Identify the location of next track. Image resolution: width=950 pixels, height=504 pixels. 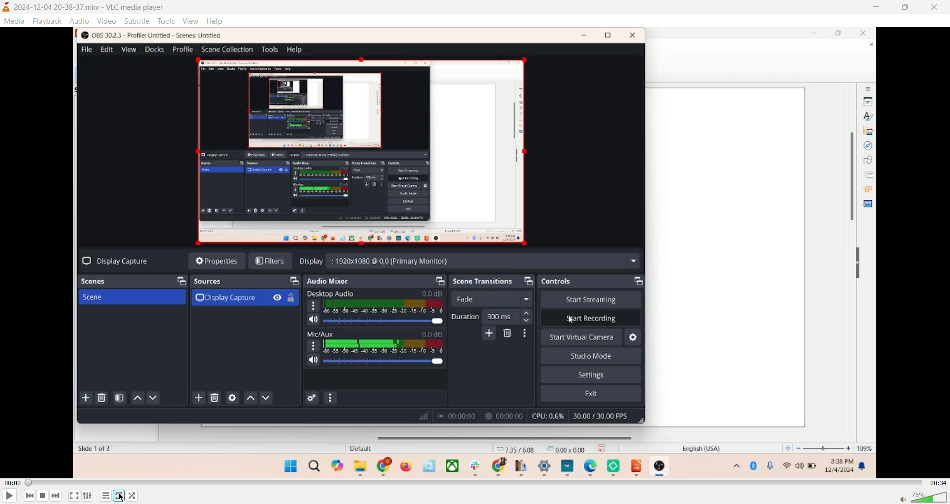
(56, 496).